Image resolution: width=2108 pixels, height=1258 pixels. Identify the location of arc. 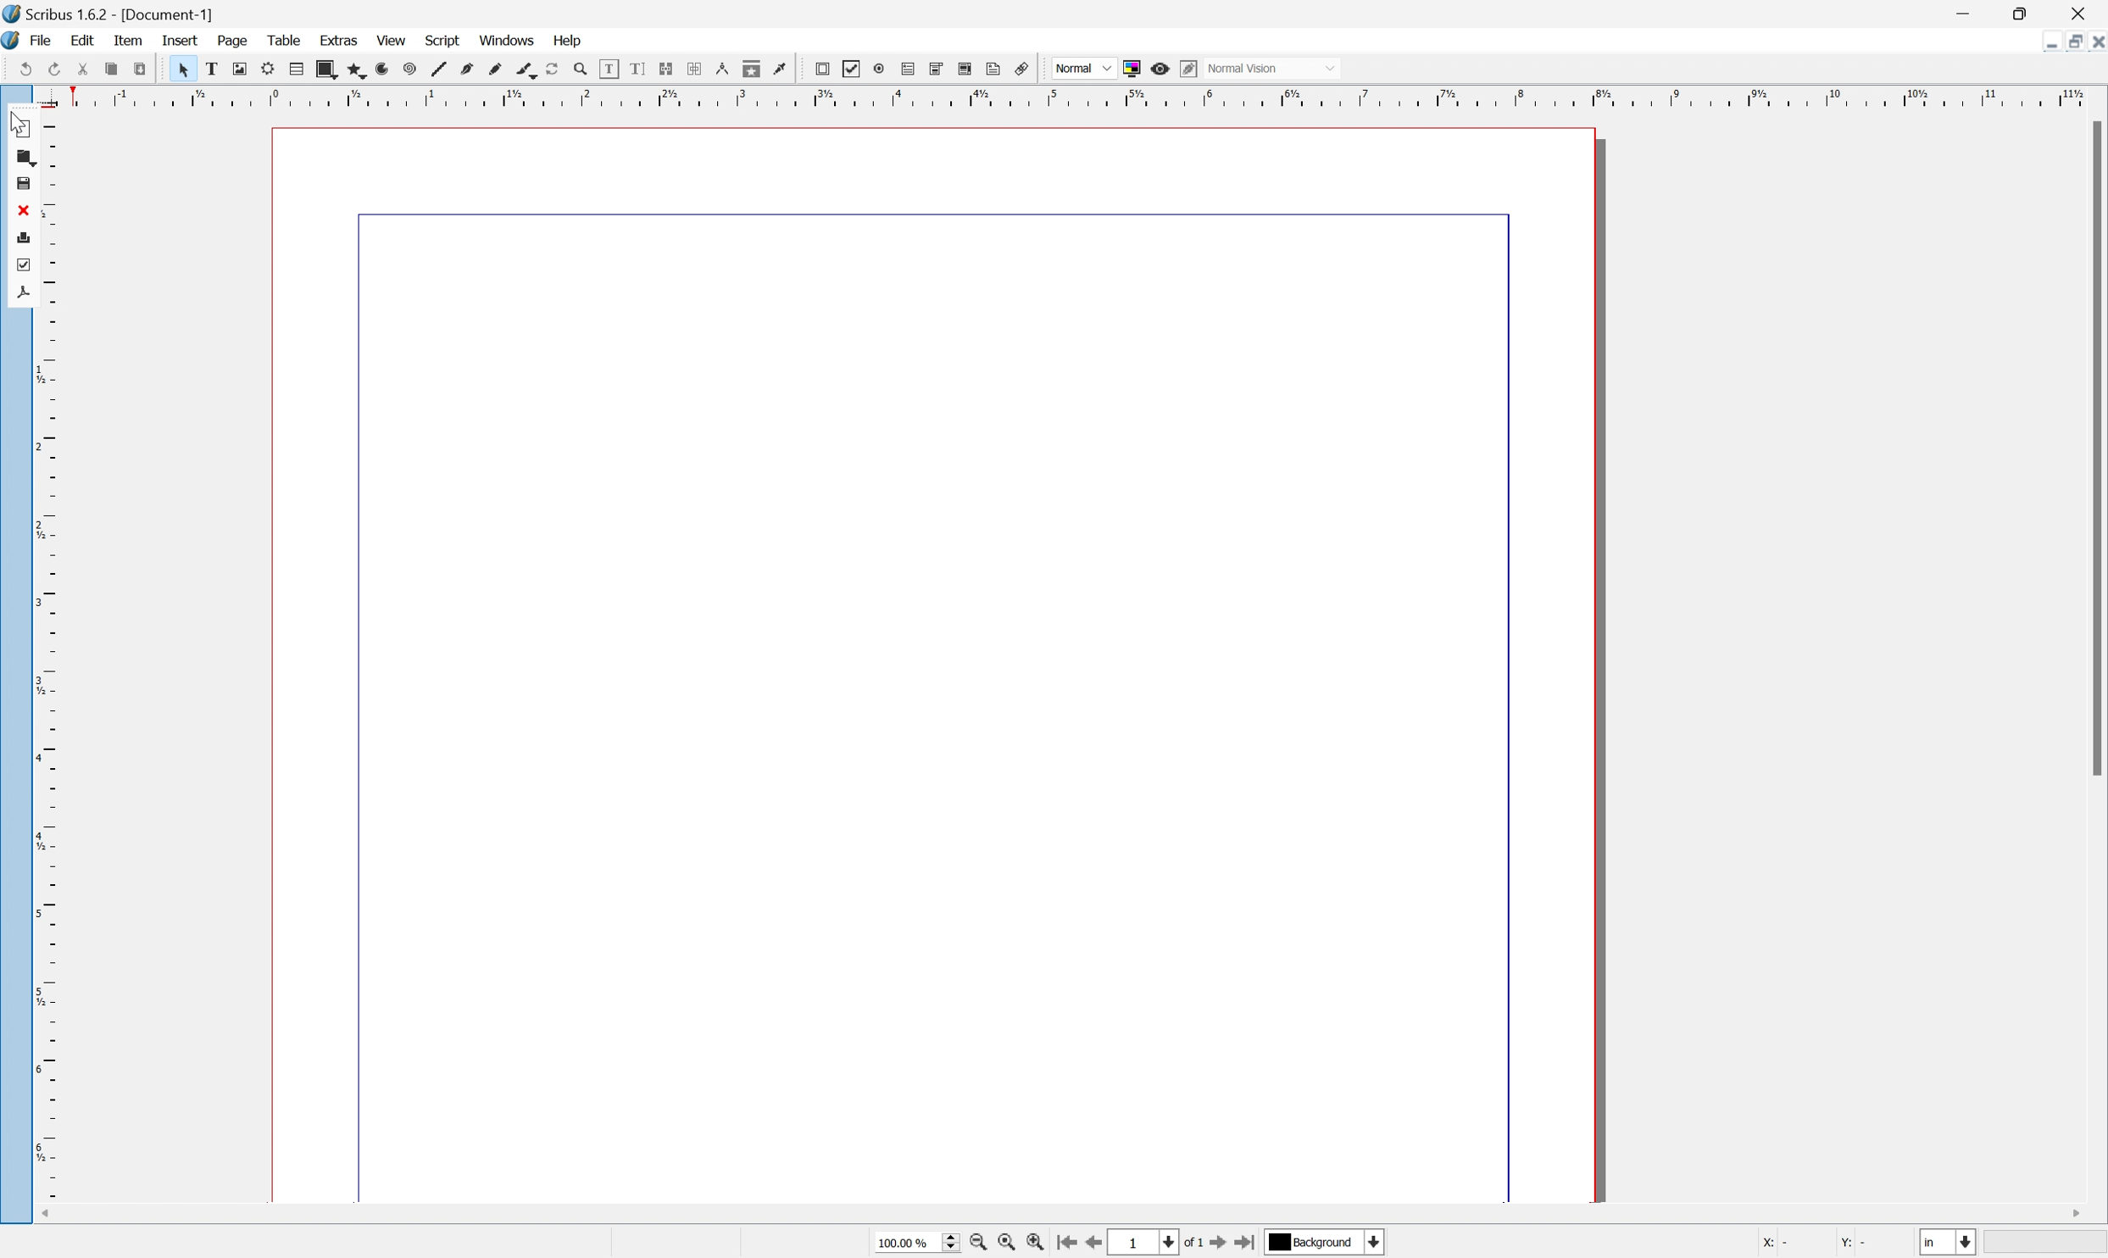
(580, 68).